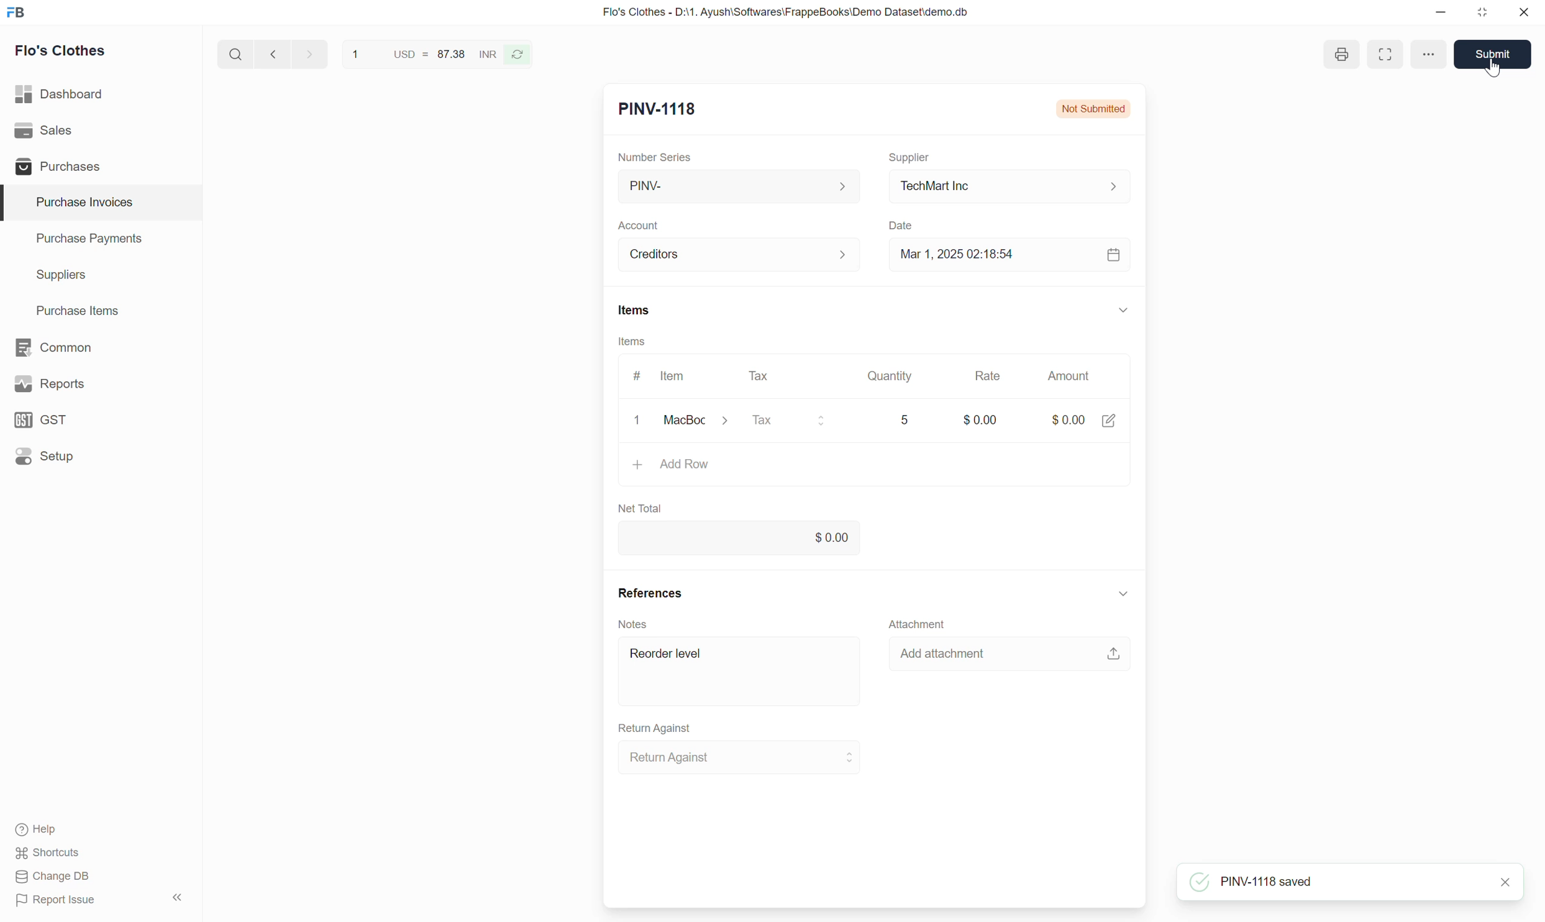 The width and height of the screenshot is (1545, 922). Describe the element at coordinates (1345, 54) in the screenshot. I see `print` at that location.